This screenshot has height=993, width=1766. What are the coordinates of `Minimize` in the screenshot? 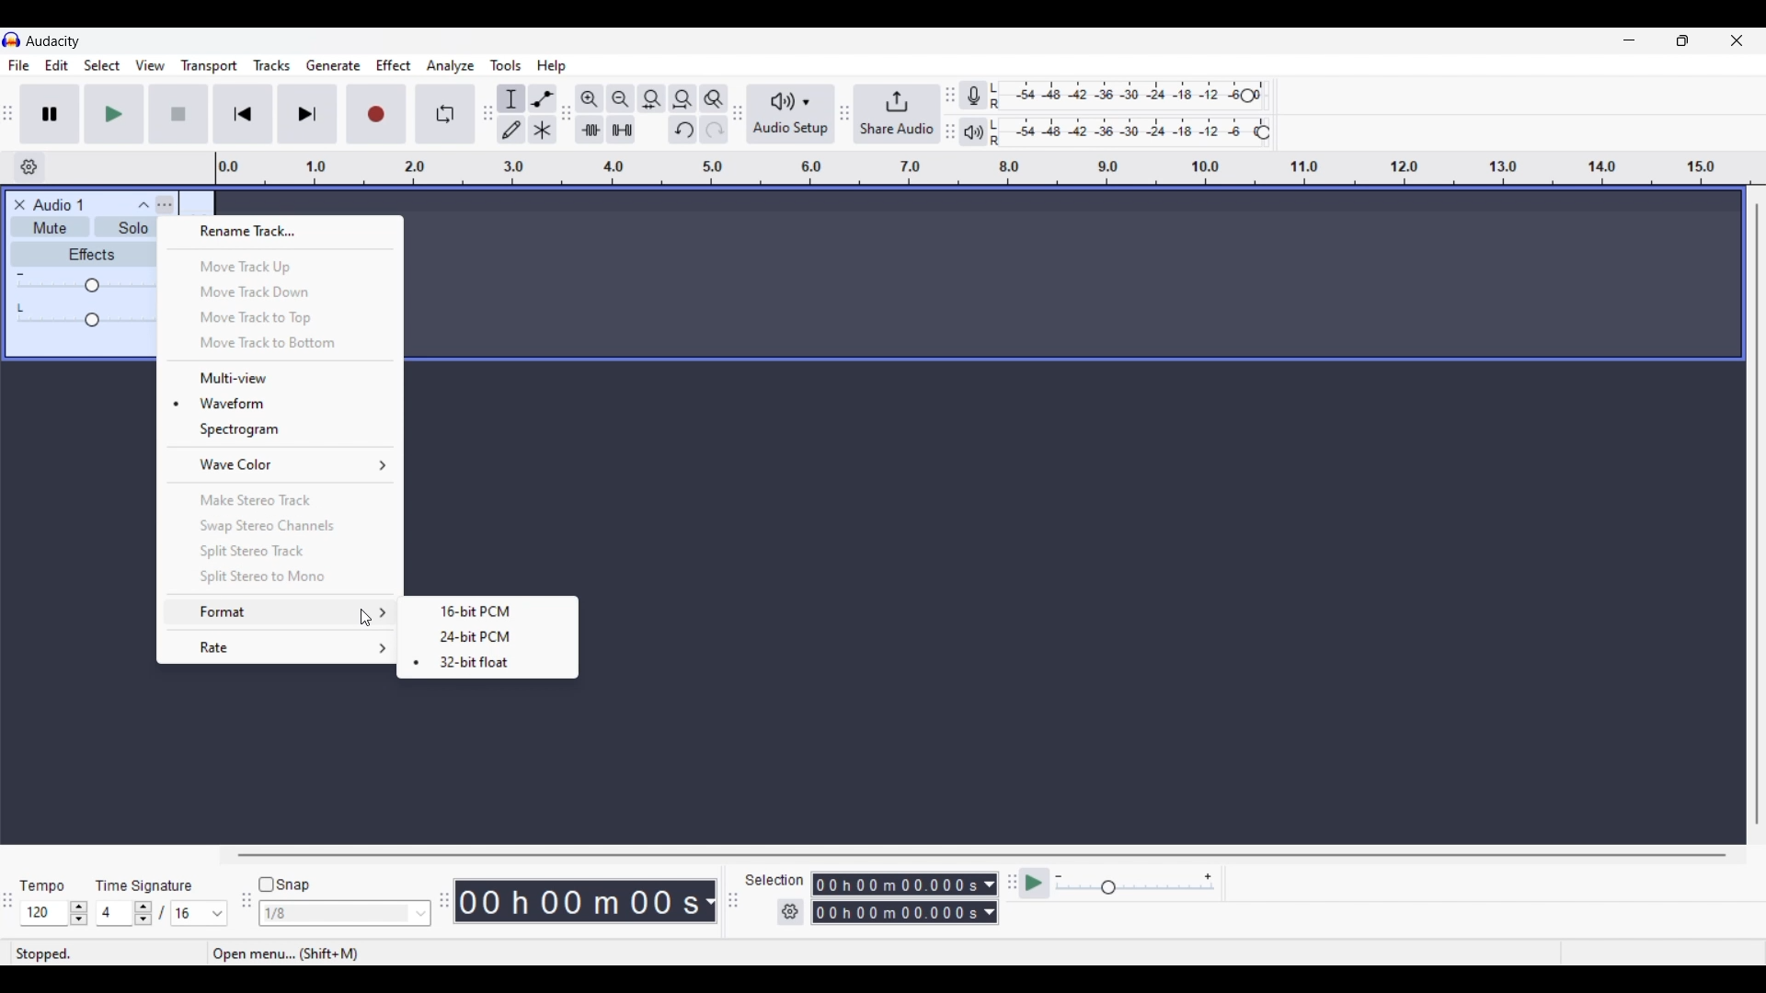 It's located at (1629, 40).